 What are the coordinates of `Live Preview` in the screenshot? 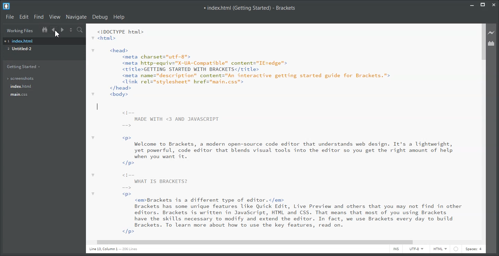 It's located at (492, 33).